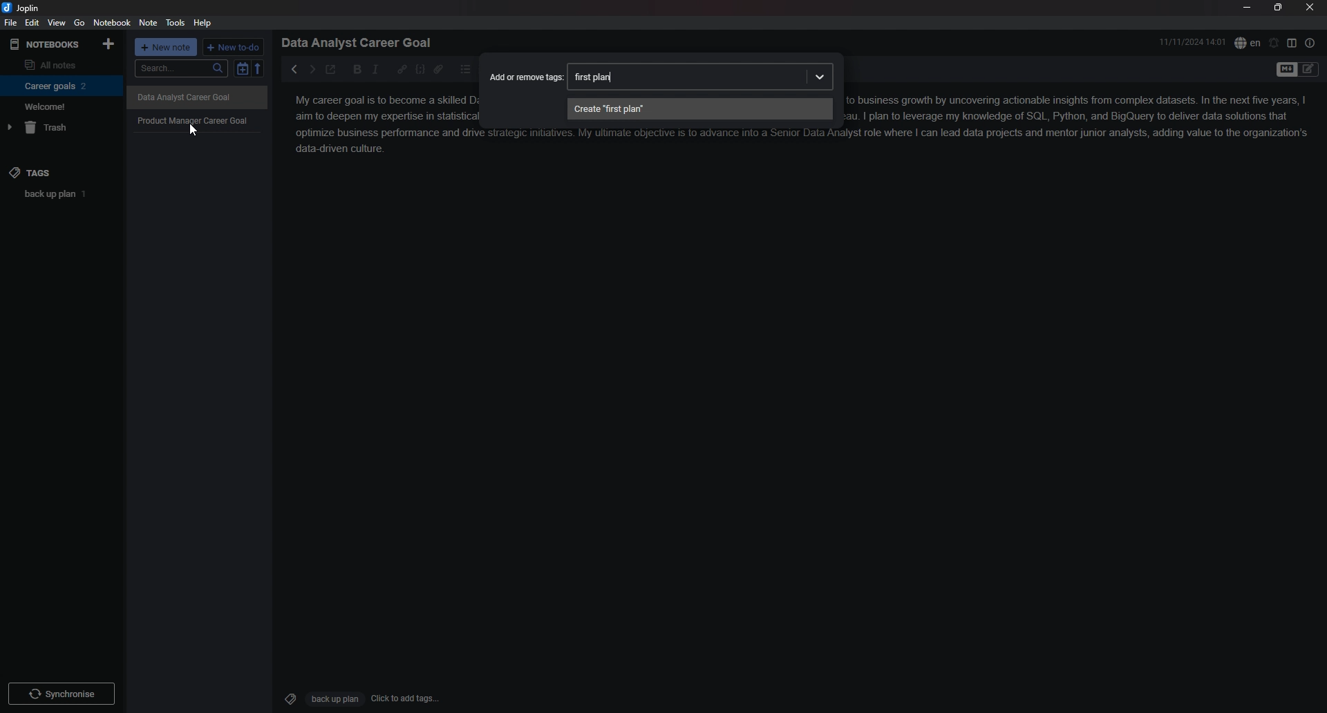 The height and width of the screenshot is (713, 1327). What do you see at coordinates (62, 693) in the screenshot?
I see `Synchronize` at bounding box center [62, 693].